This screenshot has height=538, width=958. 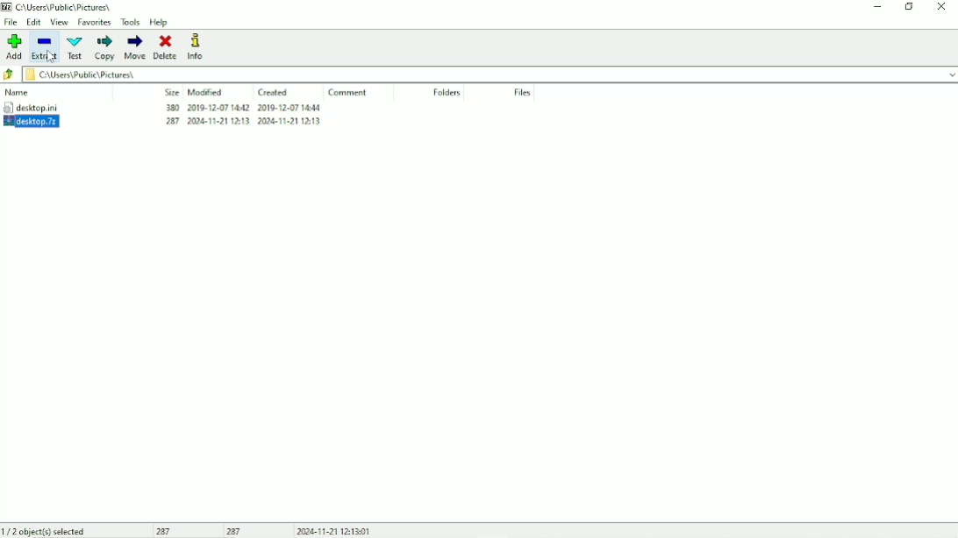 What do you see at coordinates (94, 23) in the screenshot?
I see `Favorites` at bounding box center [94, 23].